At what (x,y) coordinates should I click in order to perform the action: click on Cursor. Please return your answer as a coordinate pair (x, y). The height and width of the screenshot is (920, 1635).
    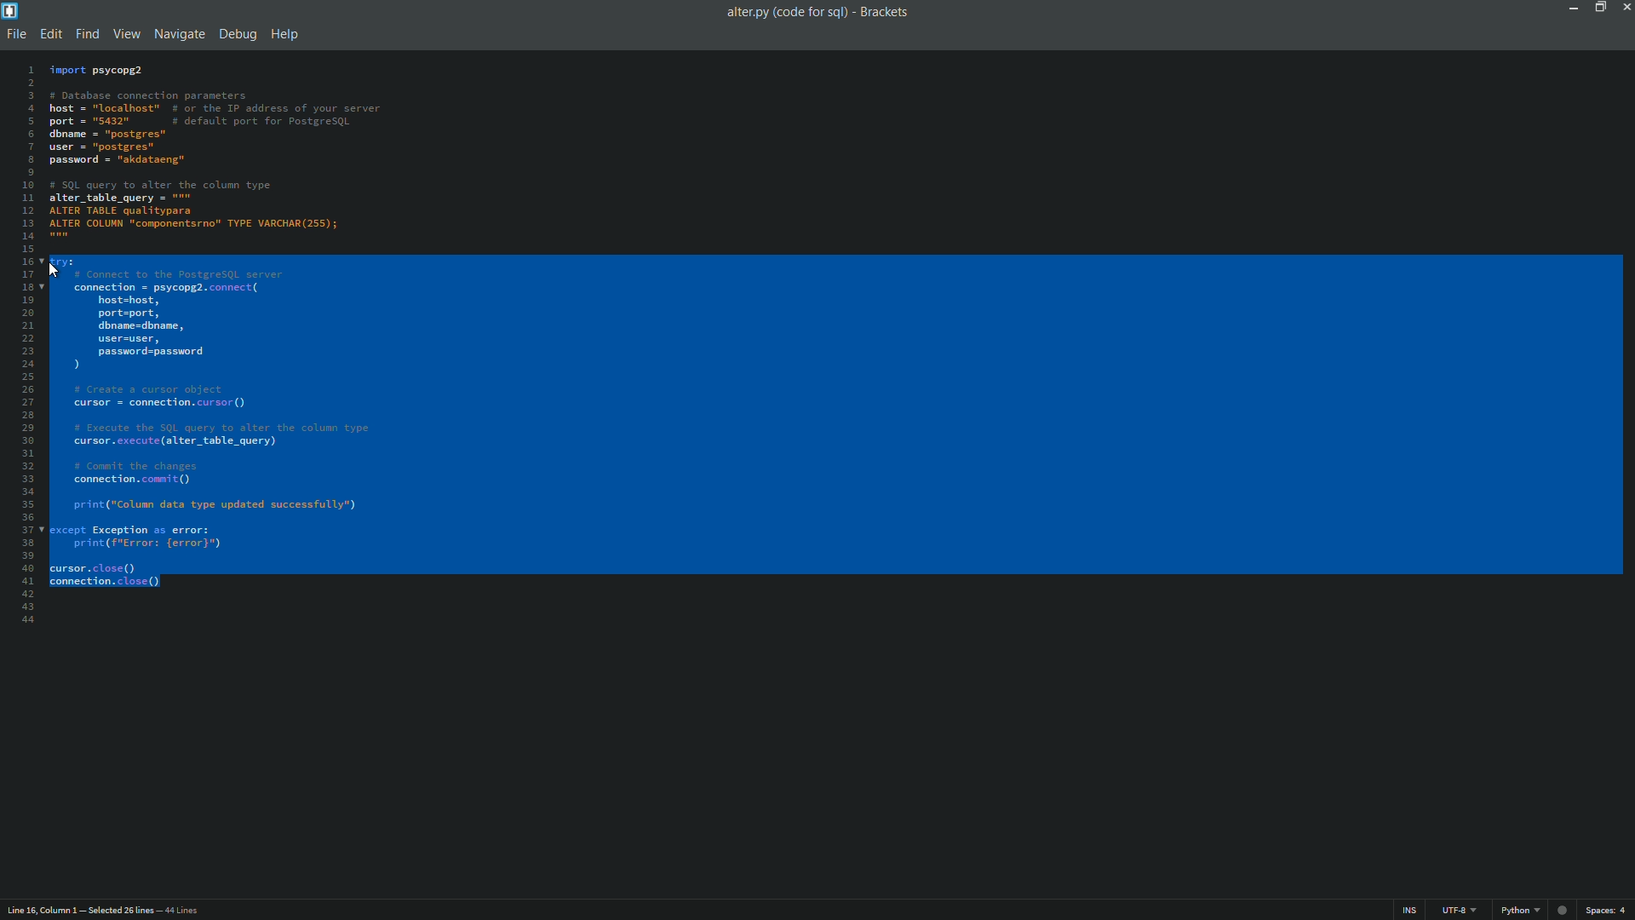
    Looking at the image, I should click on (60, 272).